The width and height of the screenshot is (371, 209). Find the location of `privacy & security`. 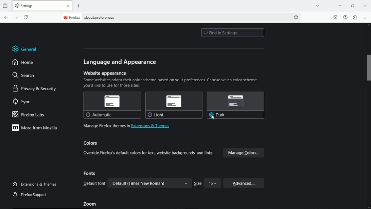

privacy & security is located at coordinates (34, 89).